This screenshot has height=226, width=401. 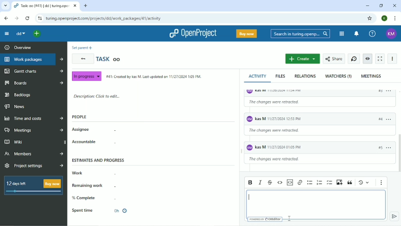 I want to click on % Complete, so click(x=99, y=198).